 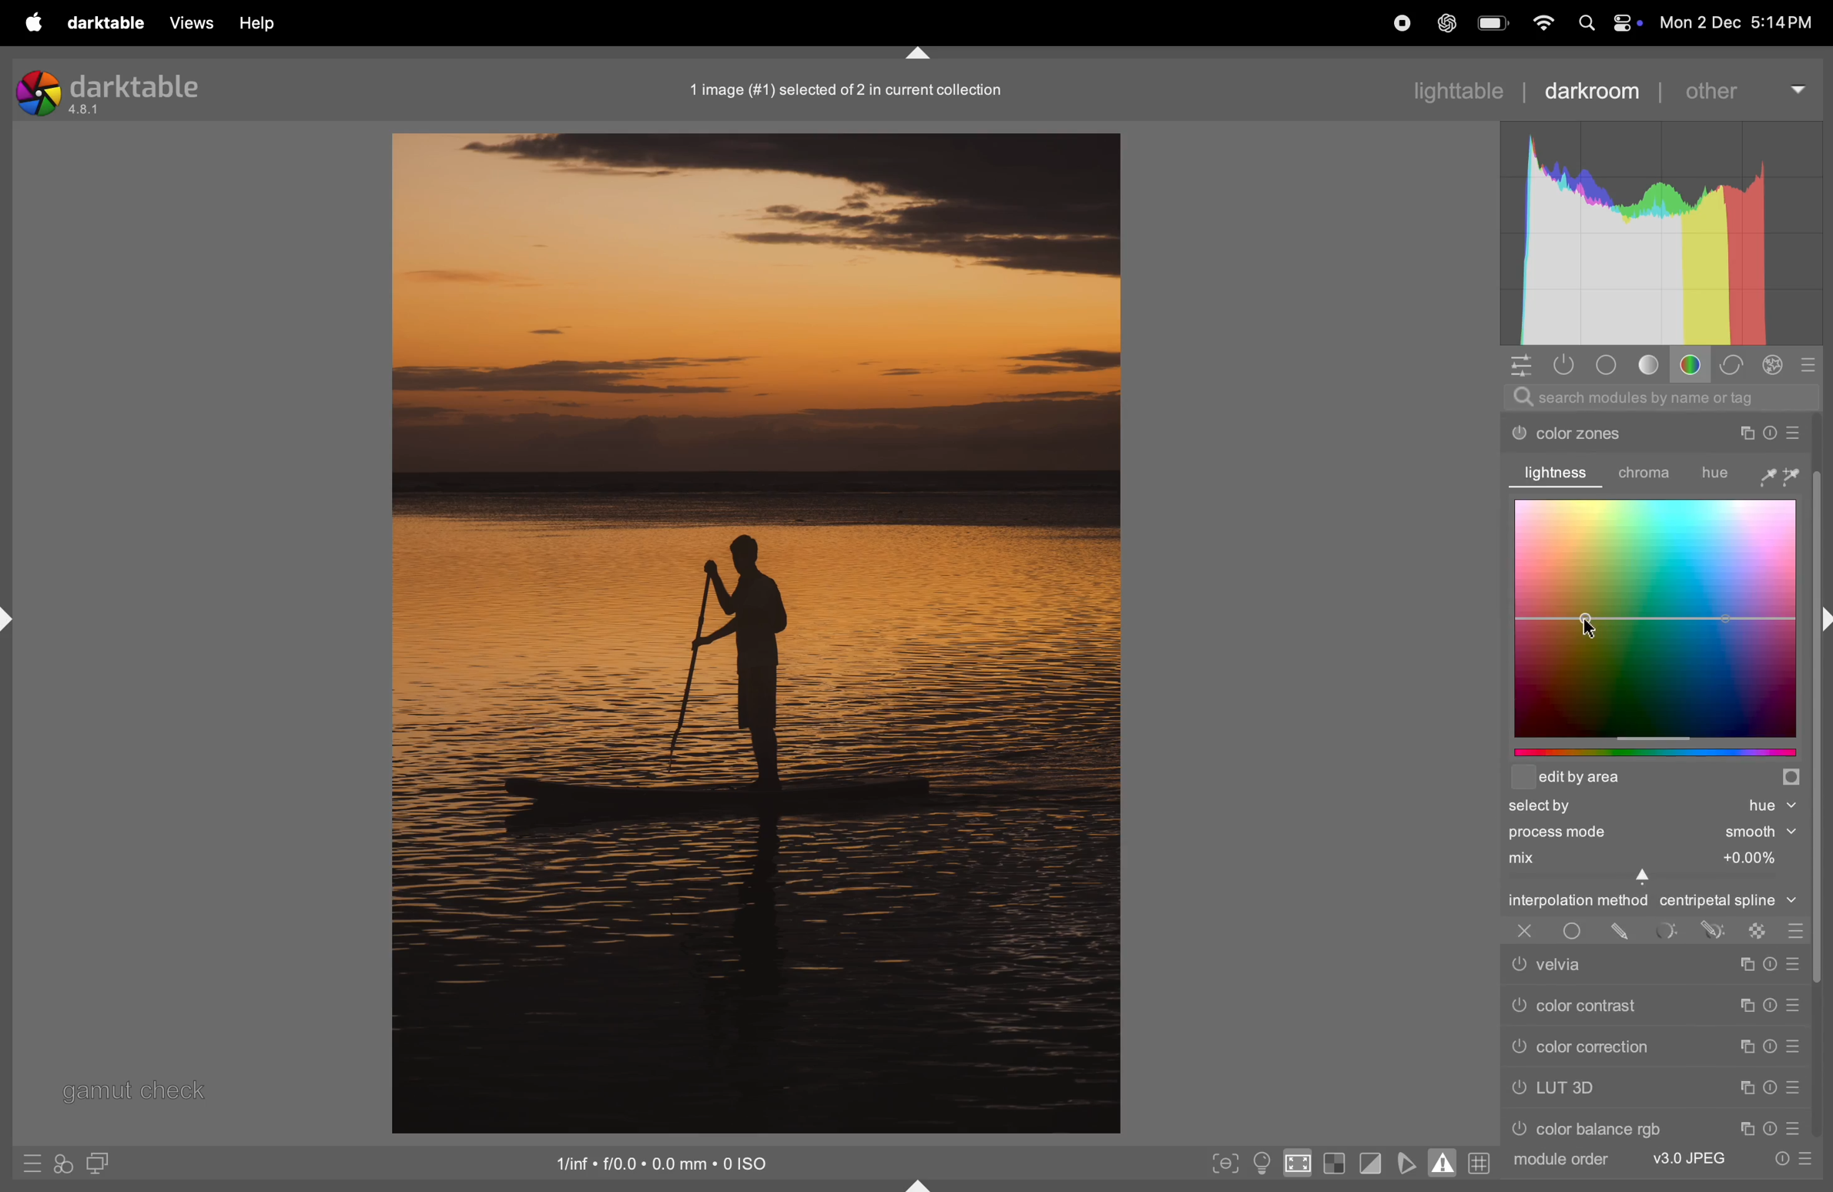 What do you see at coordinates (1493, 21) in the screenshot?
I see `battery` at bounding box center [1493, 21].